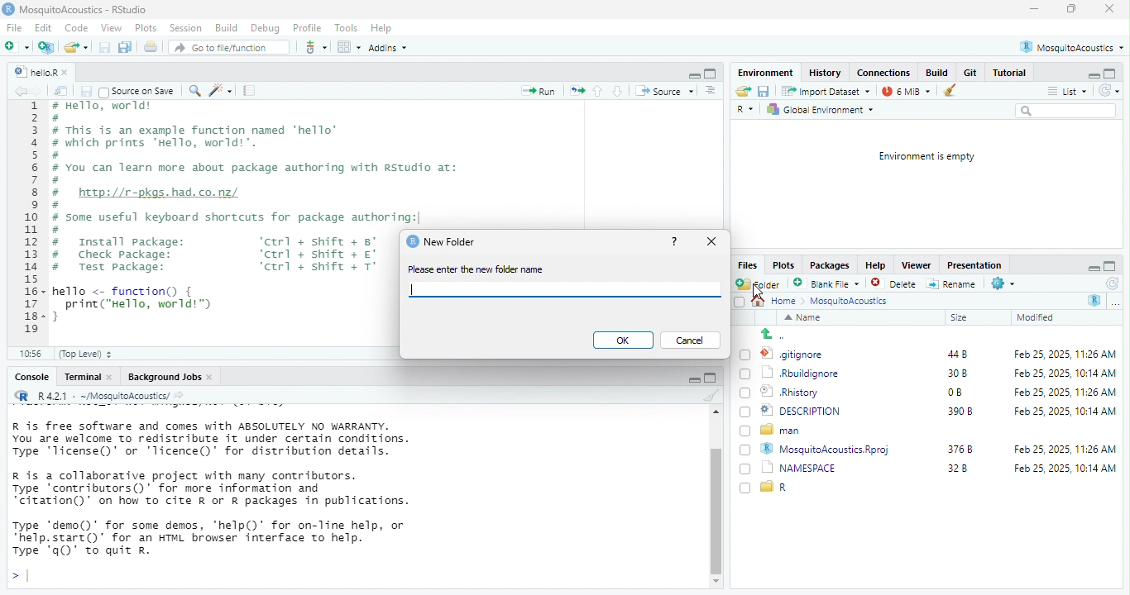 The width and height of the screenshot is (1130, 595). Describe the element at coordinates (783, 488) in the screenshot. I see `r` at that location.